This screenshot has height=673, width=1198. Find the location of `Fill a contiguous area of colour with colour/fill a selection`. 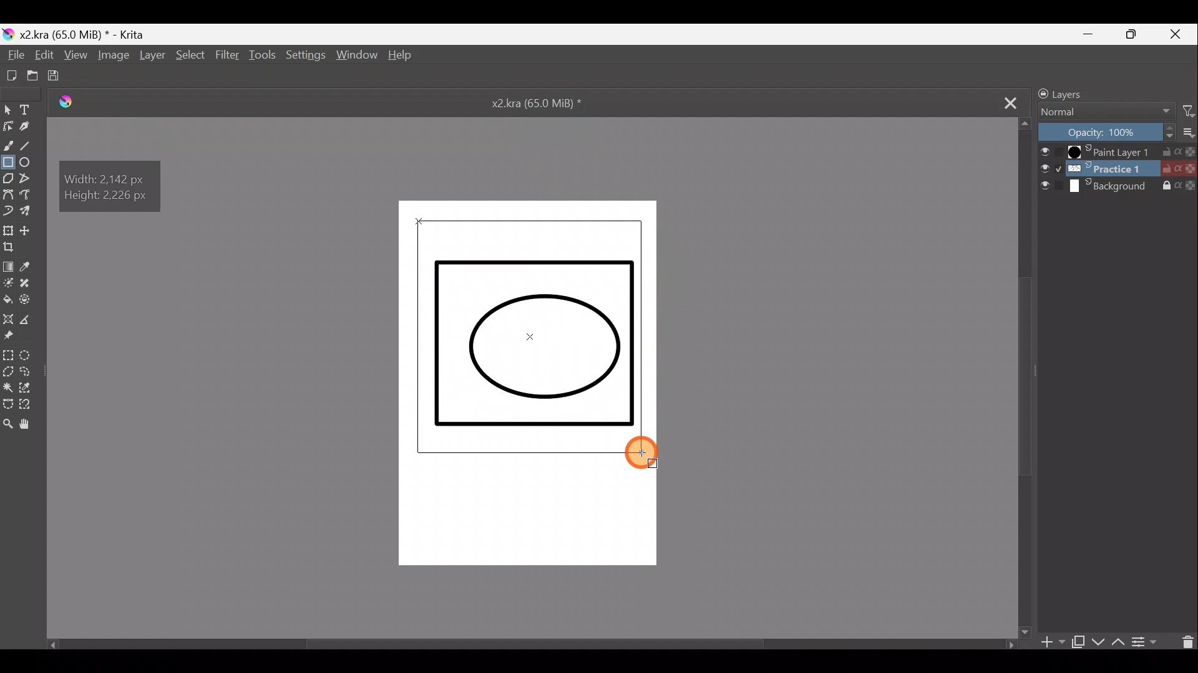

Fill a contiguous area of colour with colour/fill a selection is located at coordinates (9, 299).